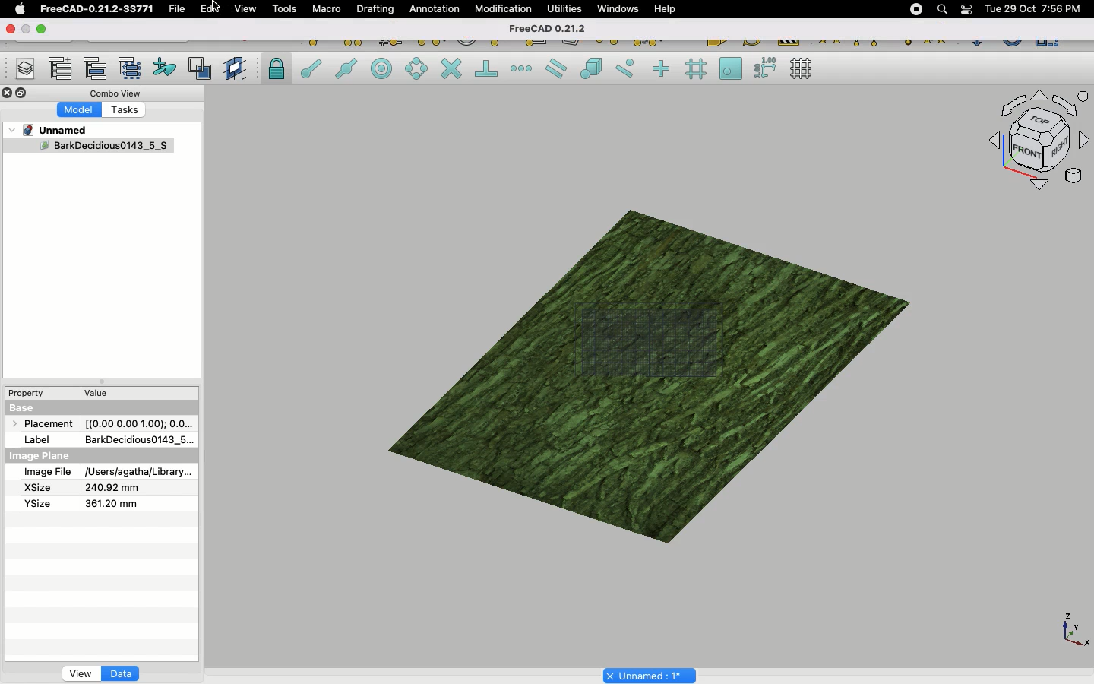  What do you see at coordinates (545, 30) in the screenshot?
I see `FreeCAD 0.21.2` at bounding box center [545, 30].